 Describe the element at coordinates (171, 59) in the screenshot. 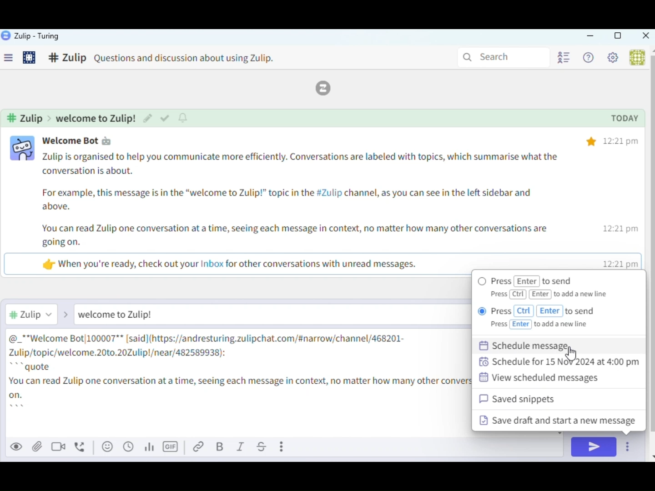

I see `Comment` at that location.